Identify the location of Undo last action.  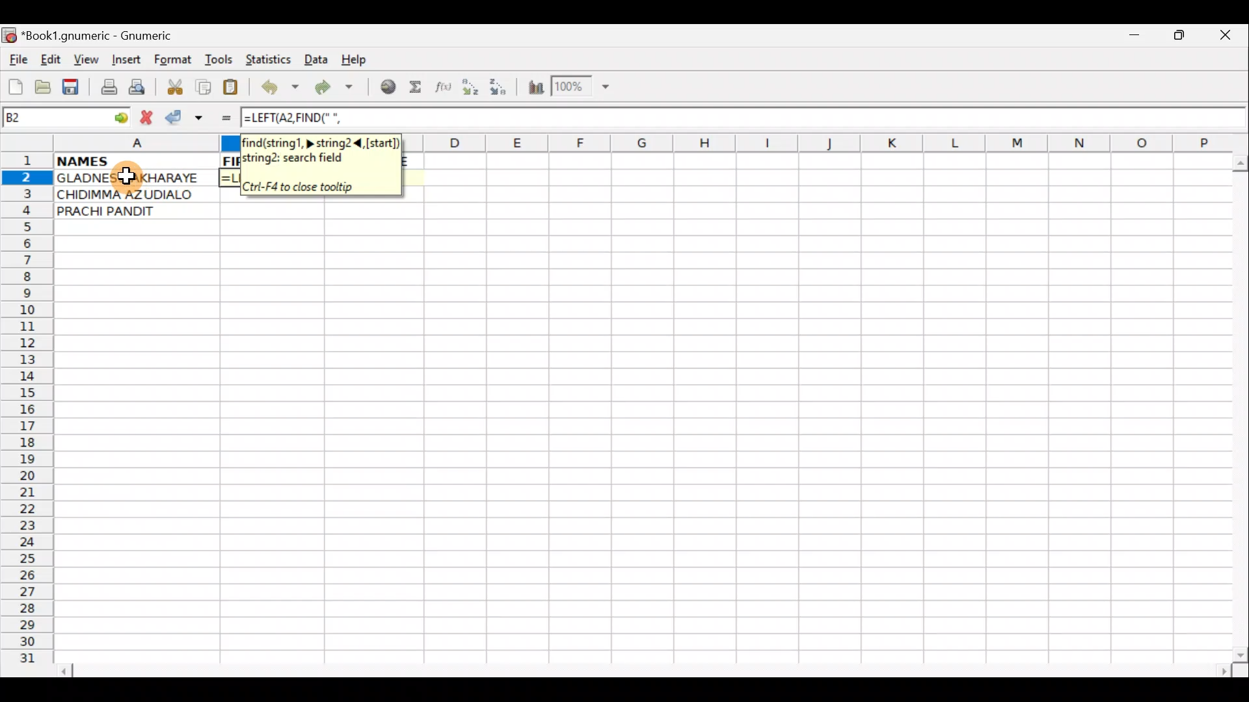
(282, 89).